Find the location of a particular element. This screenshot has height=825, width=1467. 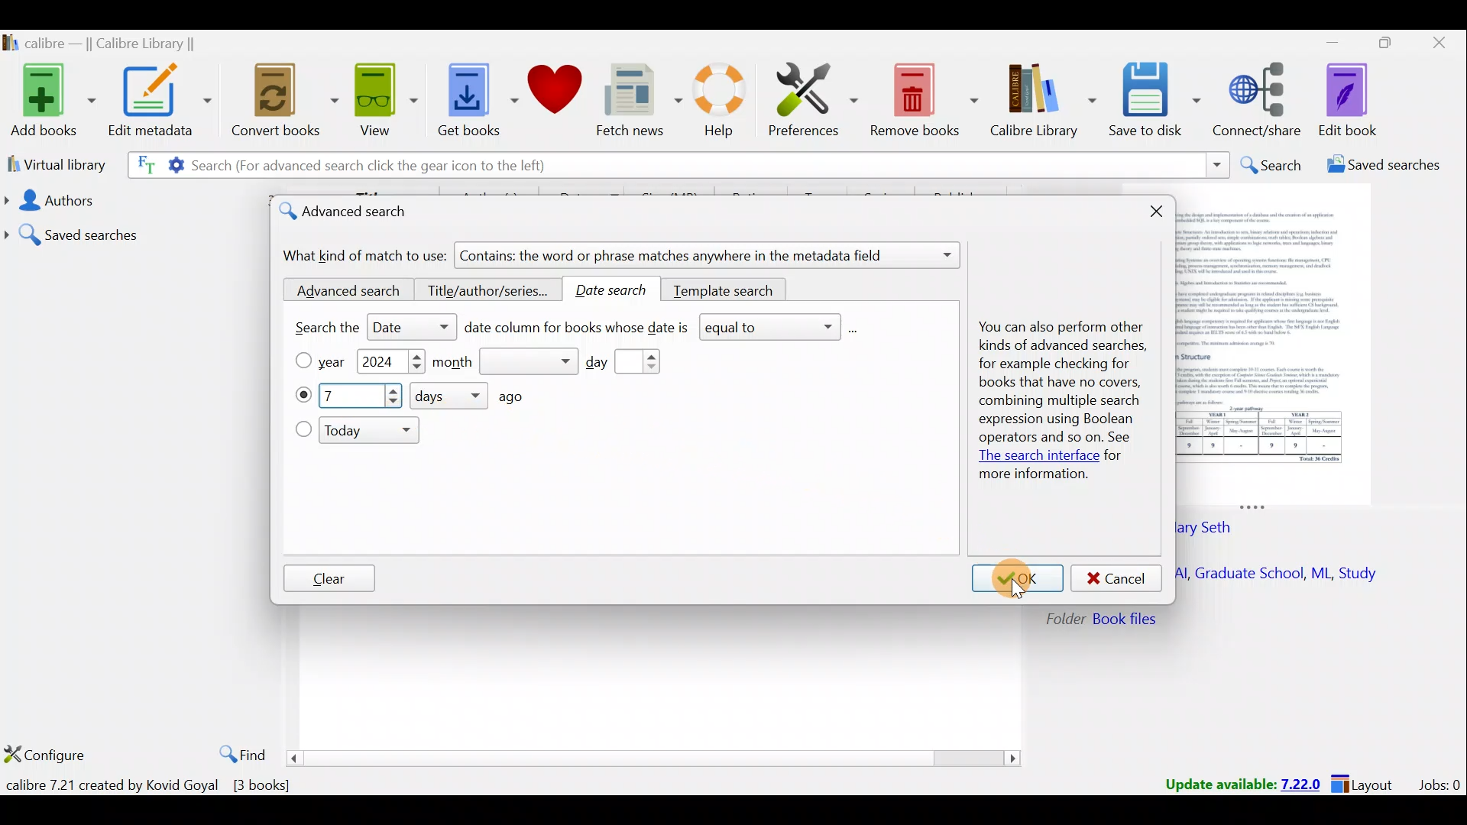

Cursor is located at coordinates (1035, 576).